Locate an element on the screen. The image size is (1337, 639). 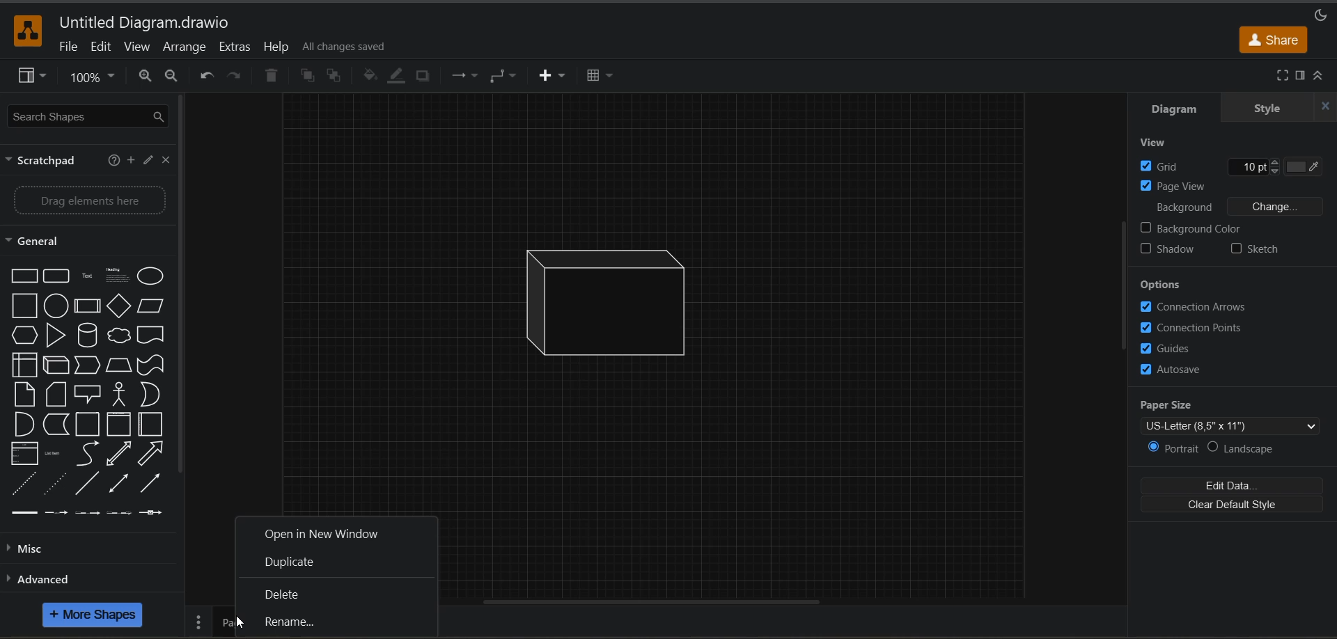
Cursor at Rename is located at coordinates (240, 622).